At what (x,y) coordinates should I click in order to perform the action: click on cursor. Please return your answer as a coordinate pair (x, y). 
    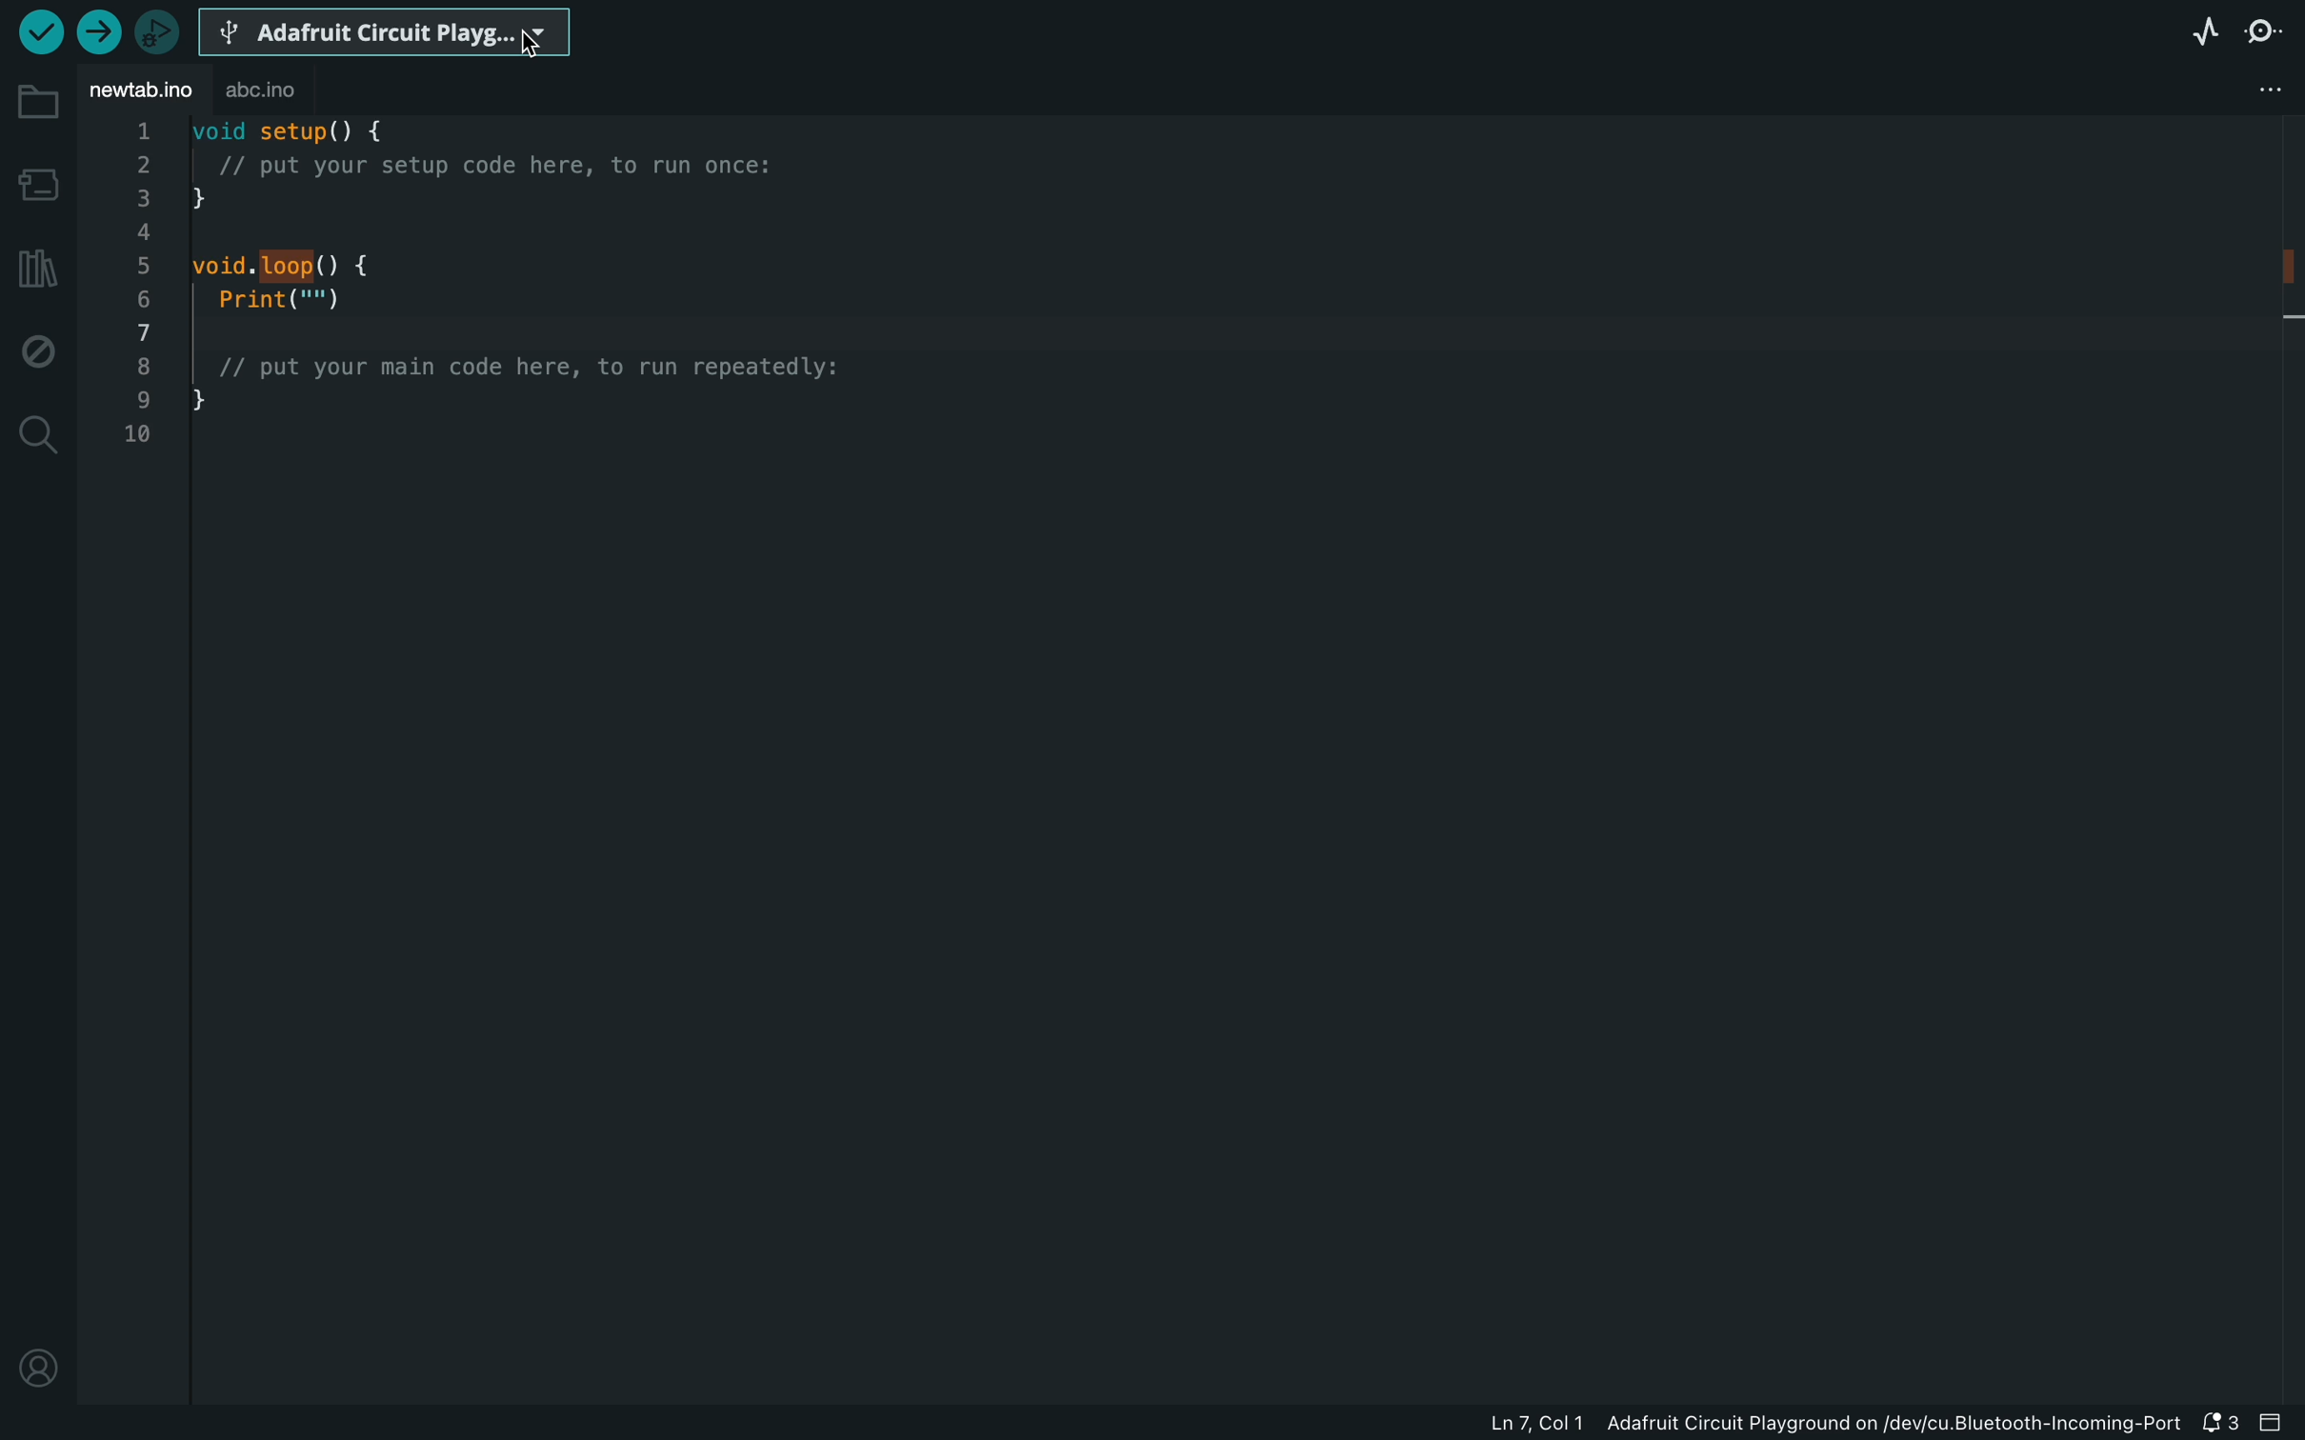
    Looking at the image, I should click on (528, 50).